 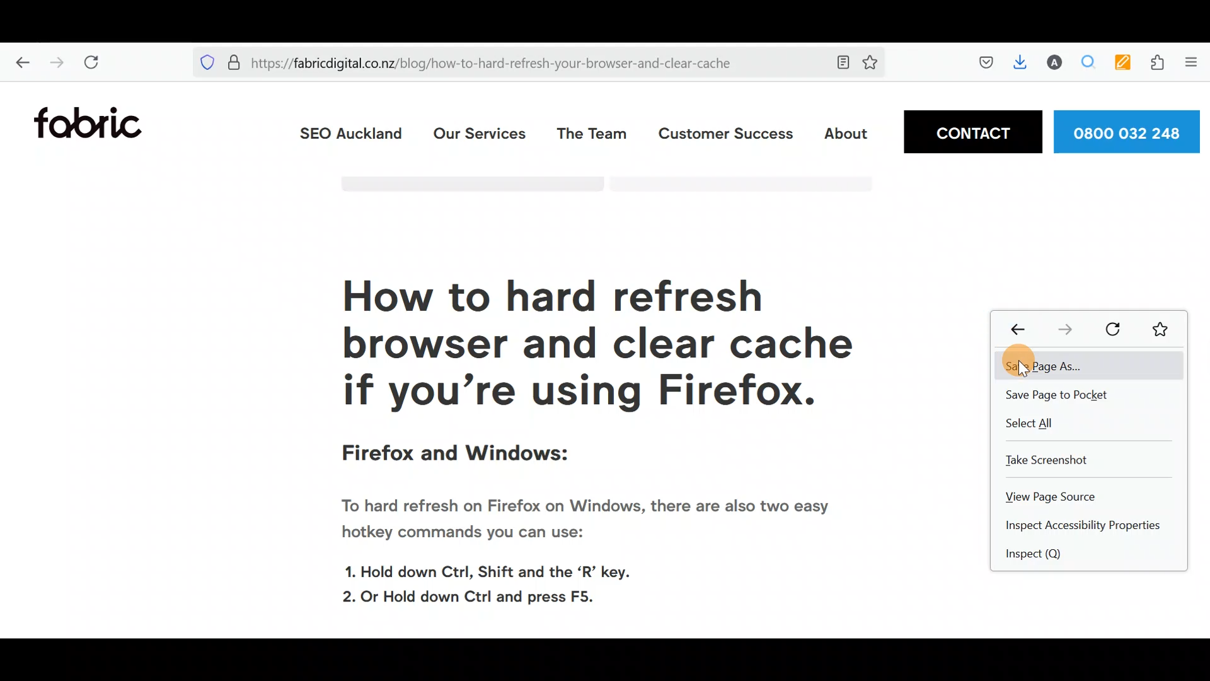 I want to click on Bookmark this page, so click(x=875, y=64).